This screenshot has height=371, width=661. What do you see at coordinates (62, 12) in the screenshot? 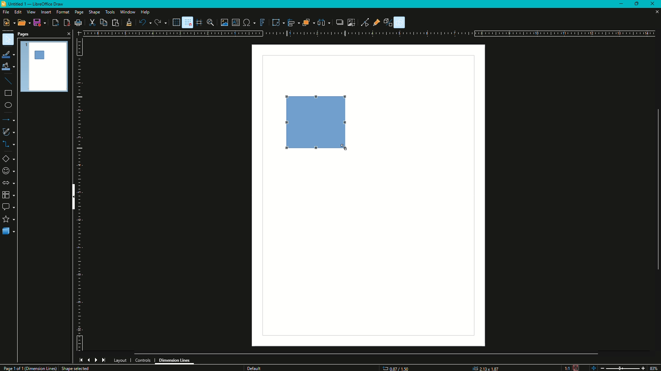
I see `Format` at bounding box center [62, 12].